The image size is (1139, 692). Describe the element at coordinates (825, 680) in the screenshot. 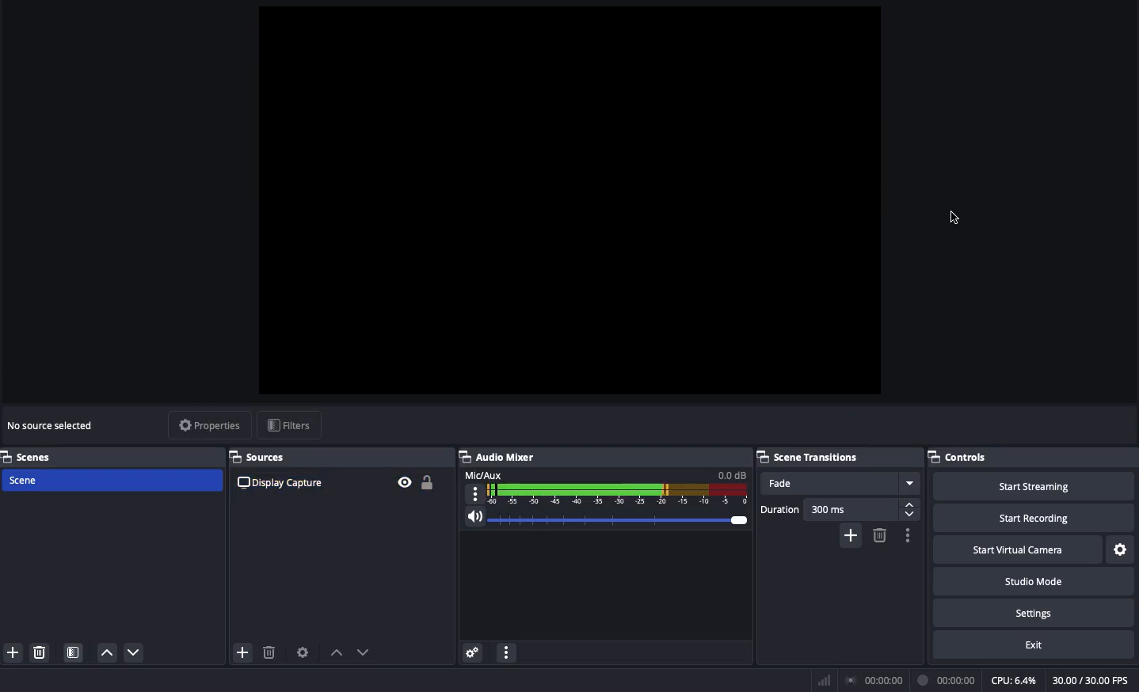

I see `Bar` at that location.